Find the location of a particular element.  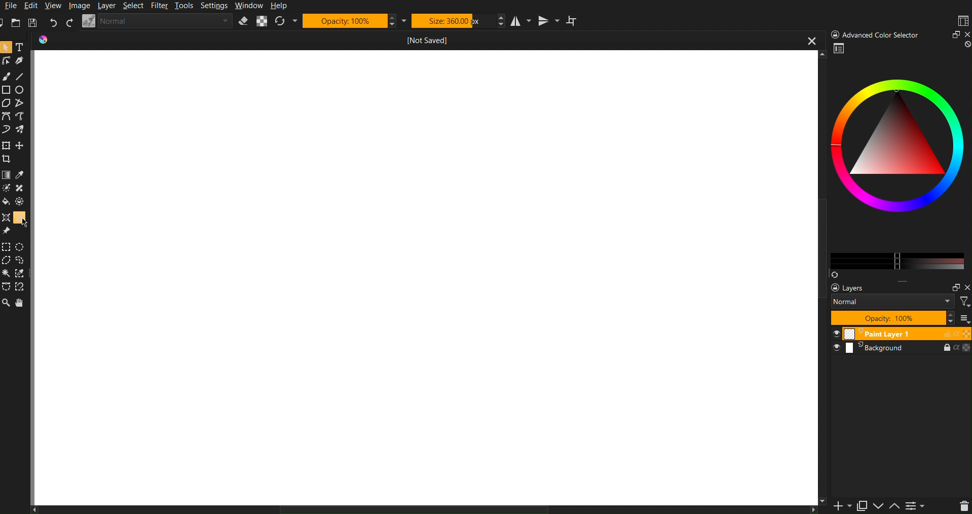

Magic Wand is located at coordinates (7, 274).